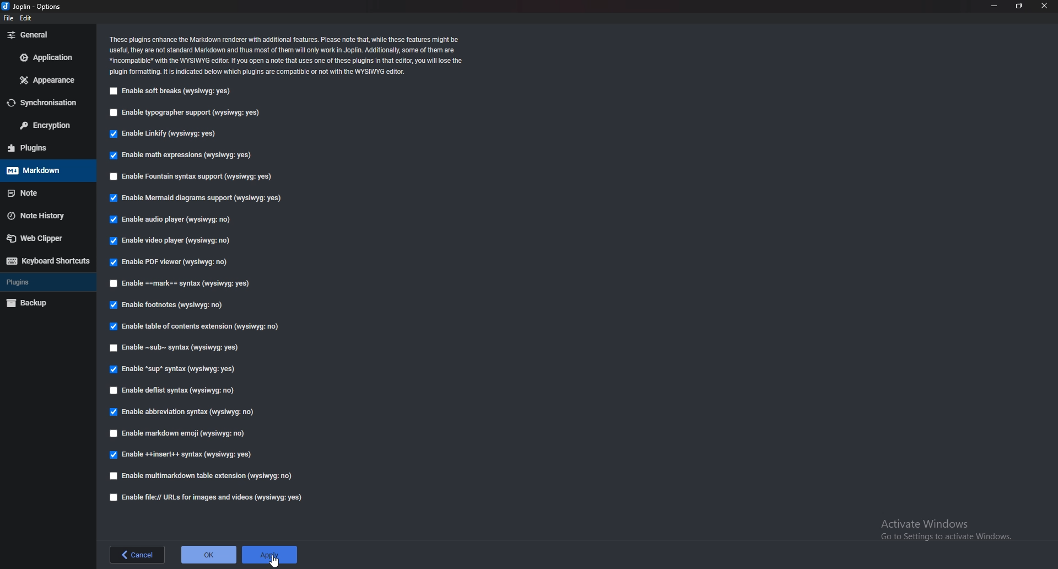 The image size is (1058, 569). Describe the element at coordinates (171, 241) in the screenshot. I see `enable video player` at that location.